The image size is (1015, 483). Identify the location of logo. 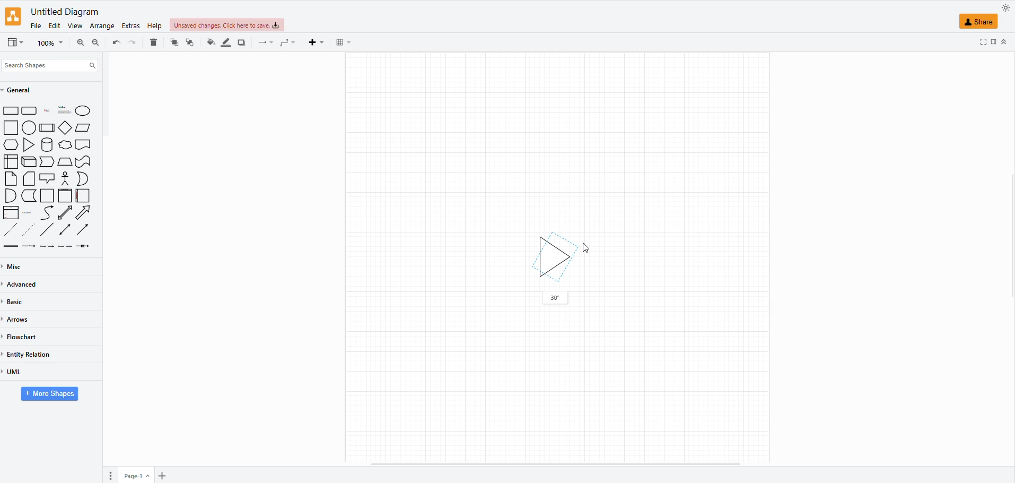
(14, 17).